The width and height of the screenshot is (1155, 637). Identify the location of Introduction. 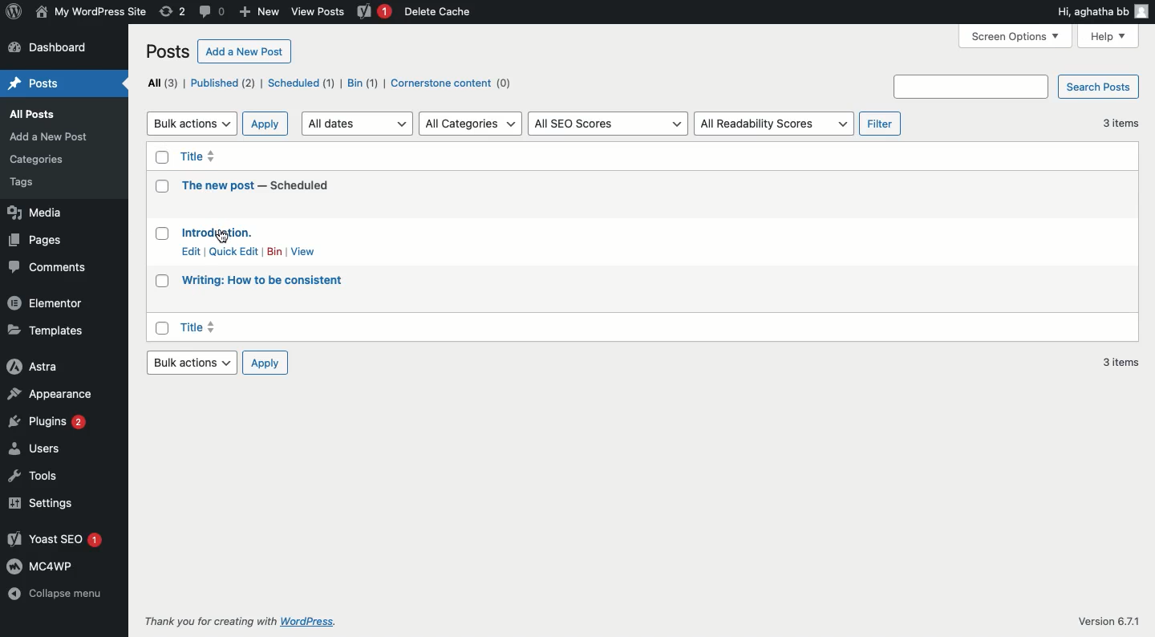
(217, 232).